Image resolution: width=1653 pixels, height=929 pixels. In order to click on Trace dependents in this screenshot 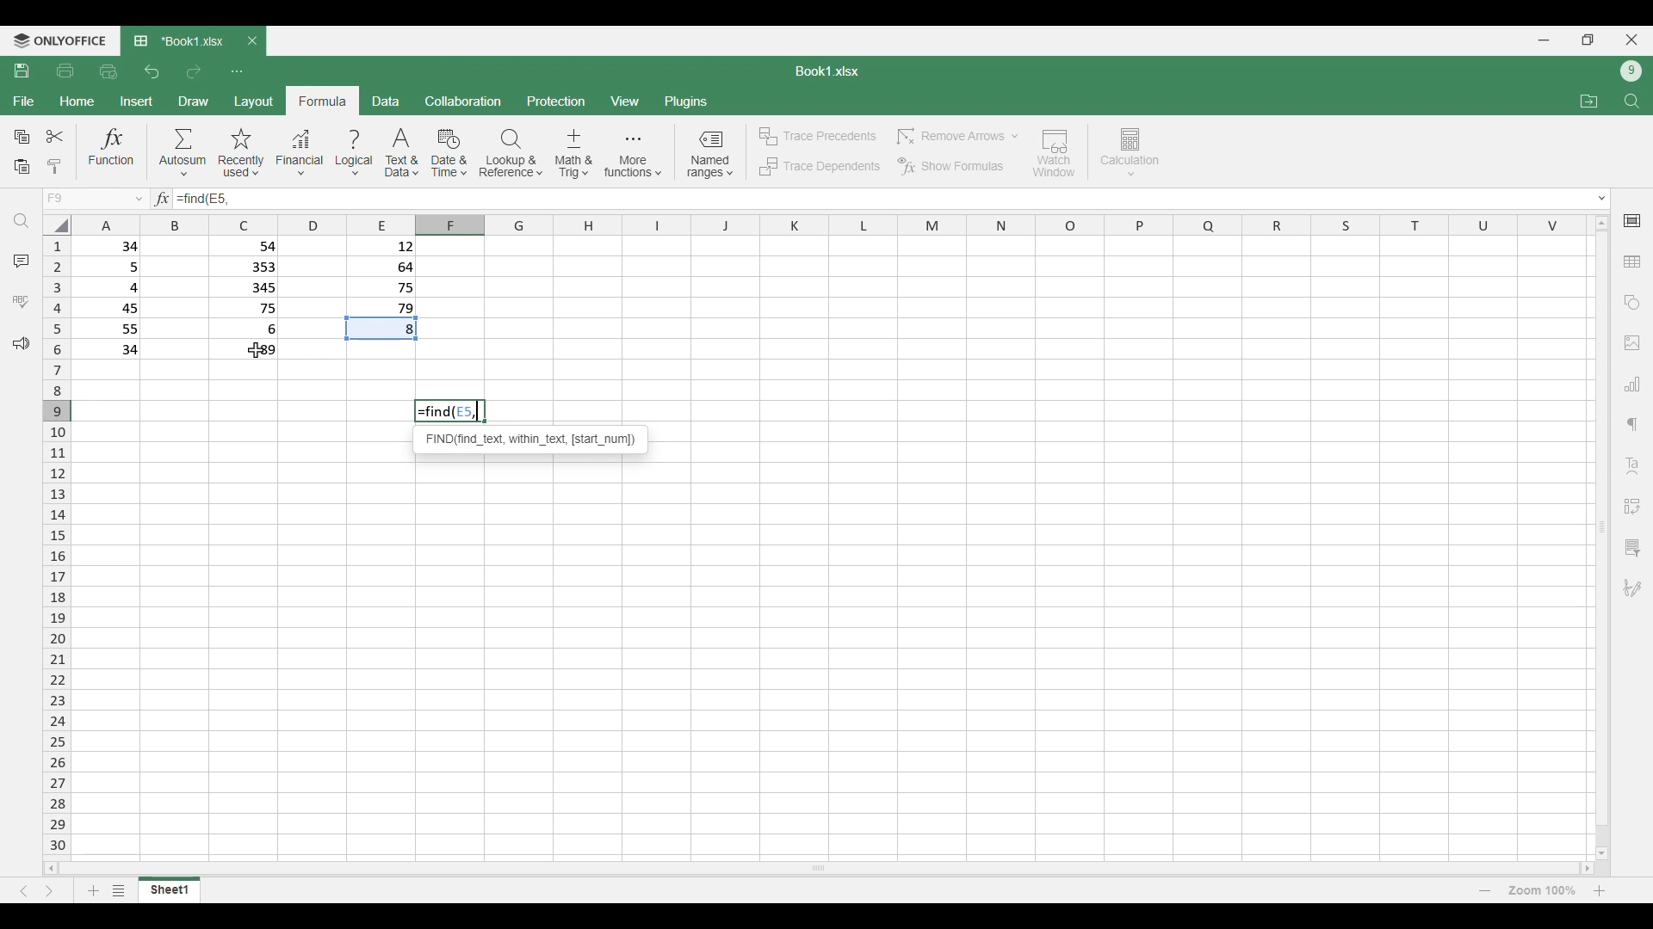, I will do `click(819, 167)`.